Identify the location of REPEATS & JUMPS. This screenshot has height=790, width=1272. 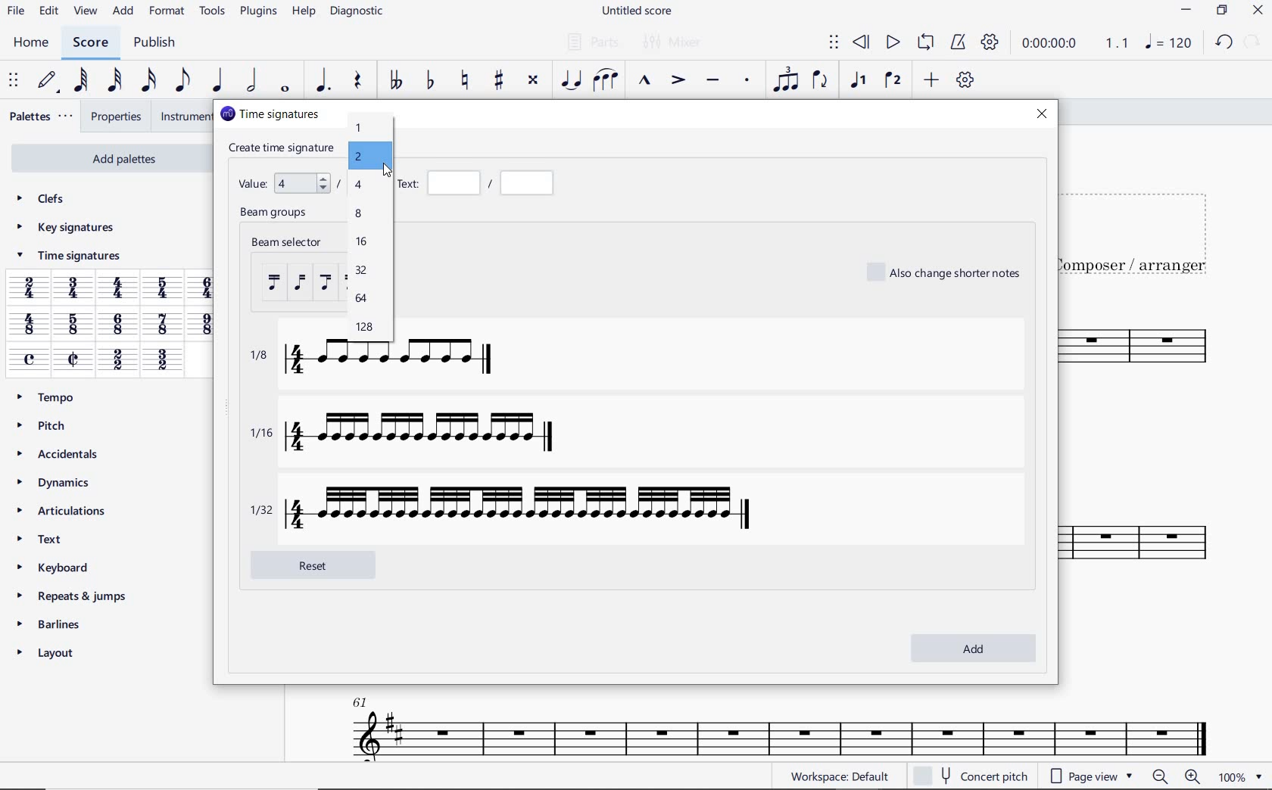
(74, 592).